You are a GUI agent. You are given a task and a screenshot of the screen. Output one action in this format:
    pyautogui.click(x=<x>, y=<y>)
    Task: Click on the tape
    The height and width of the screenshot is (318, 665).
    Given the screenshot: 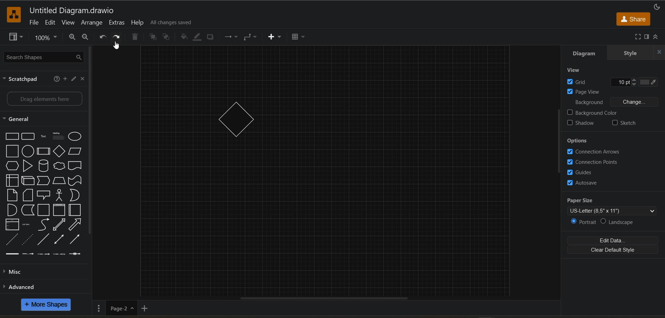 What is the action you would take?
    pyautogui.click(x=74, y=180)
    